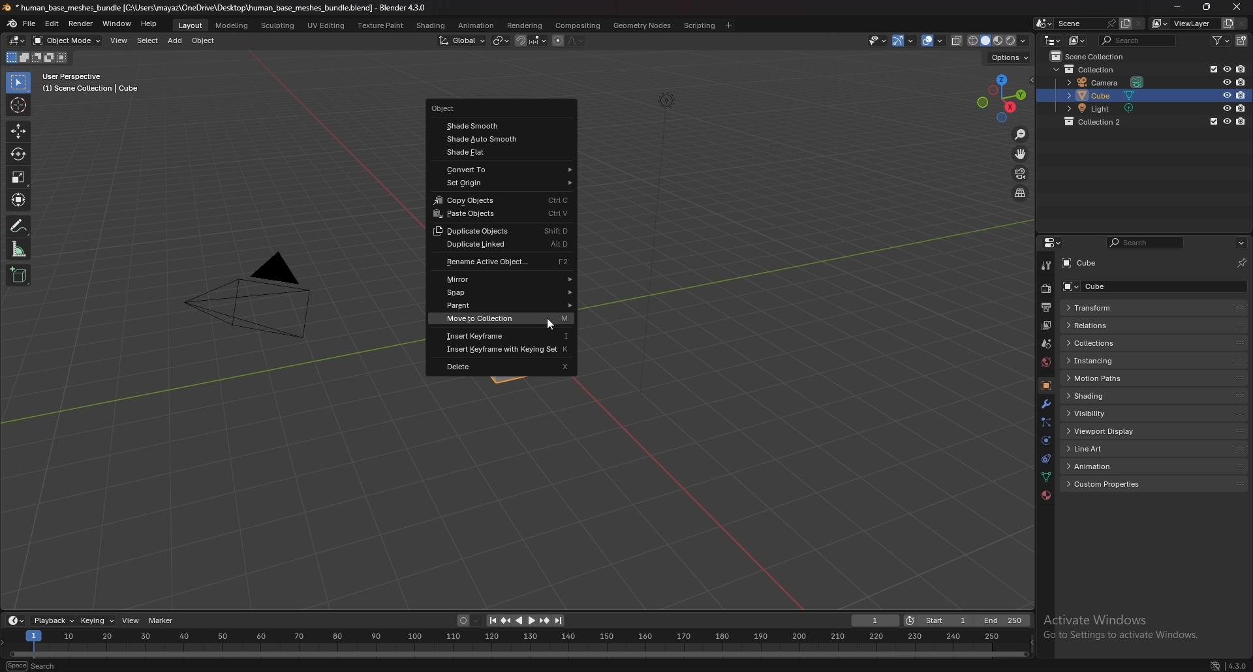 Image resolution: width=1253 pixels, height=672 pixels. Describe the element at coordinates (1110, 22) in the screenshot. I see `pin scene` at that location.